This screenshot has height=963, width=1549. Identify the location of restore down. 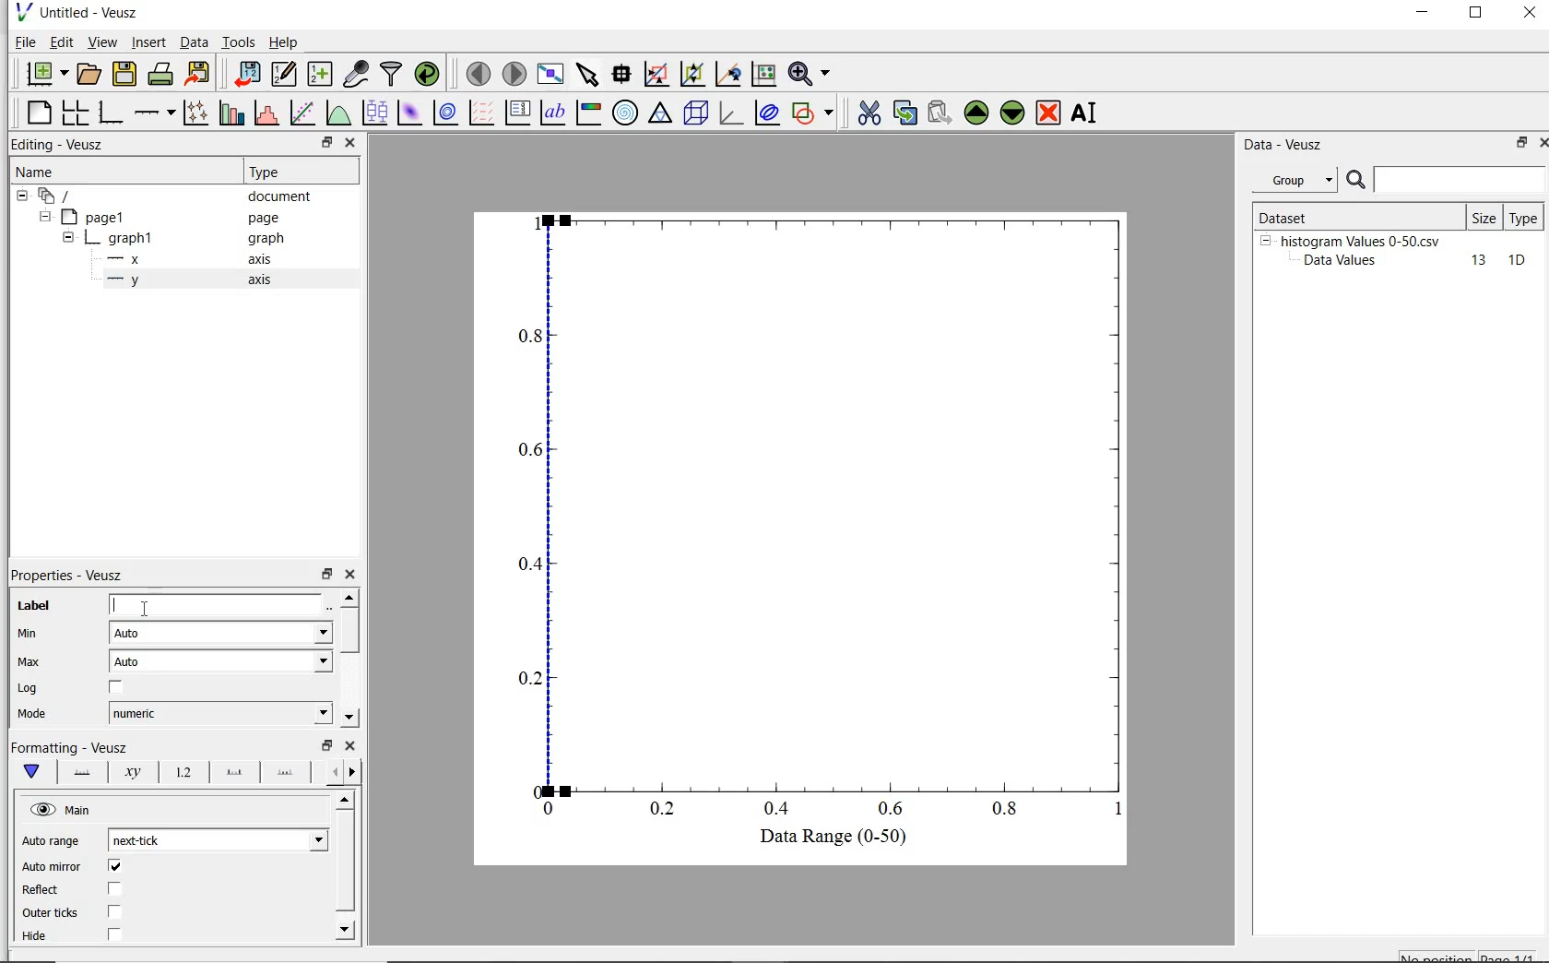
(326, 143).